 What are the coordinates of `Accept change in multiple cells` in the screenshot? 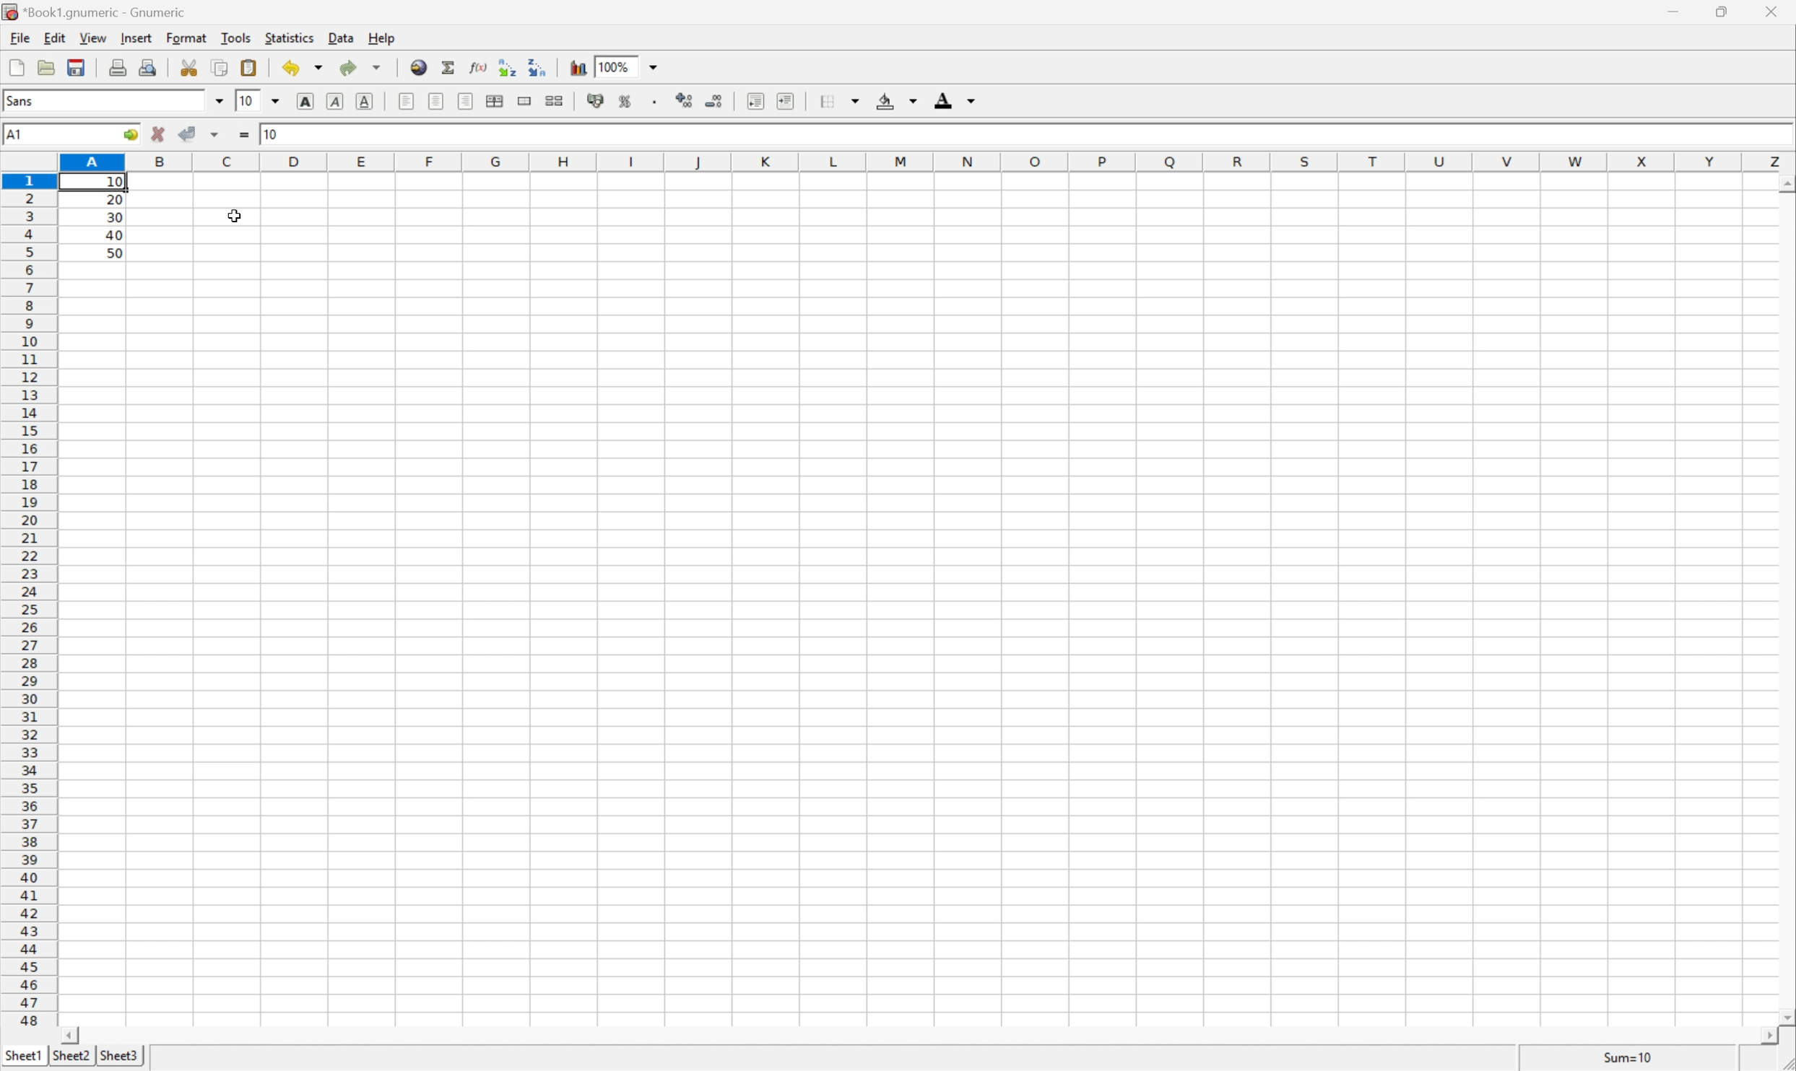 It's located at (214, 136).